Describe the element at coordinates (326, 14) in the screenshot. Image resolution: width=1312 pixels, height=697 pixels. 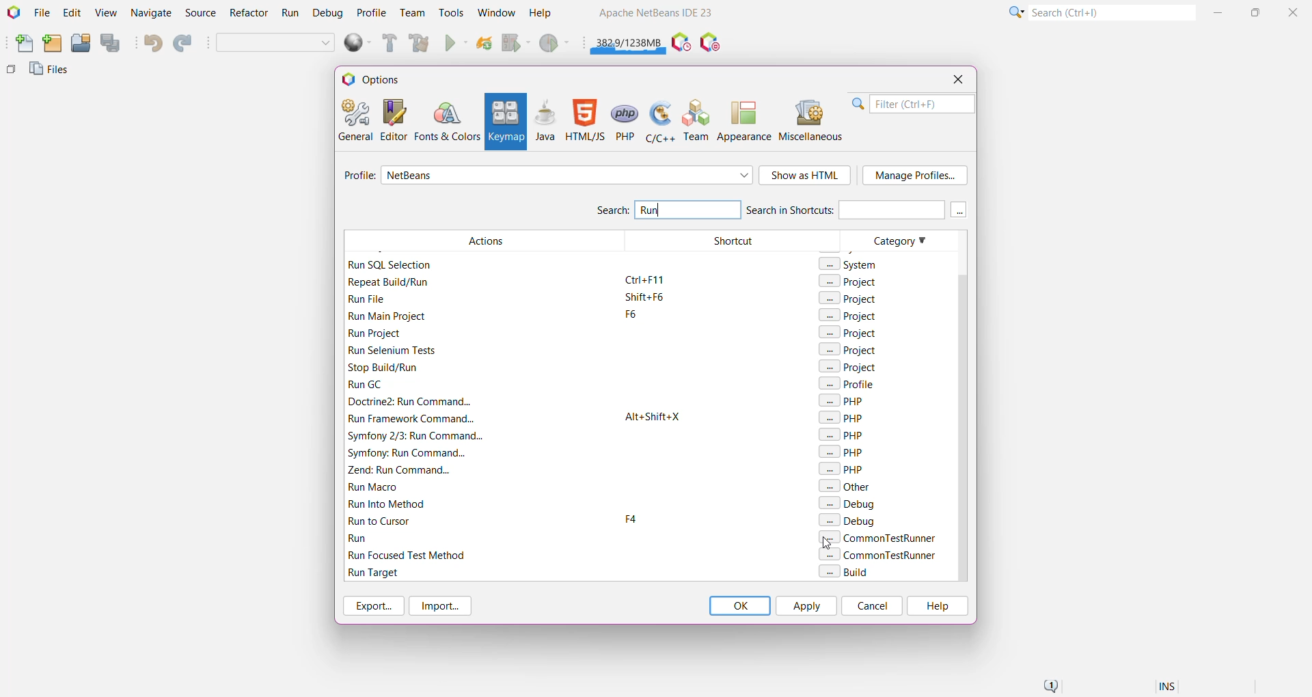
I see `Debug ` at that location.